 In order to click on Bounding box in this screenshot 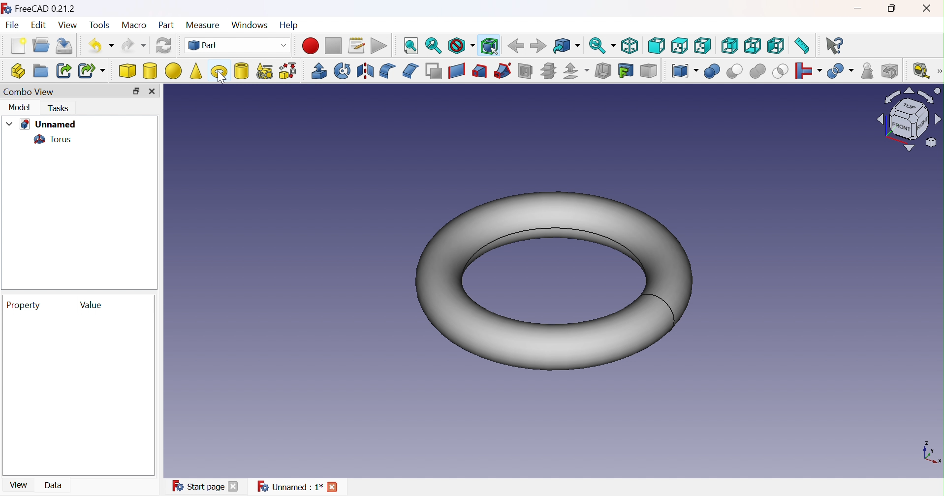, I will do `click(487, 46)`.